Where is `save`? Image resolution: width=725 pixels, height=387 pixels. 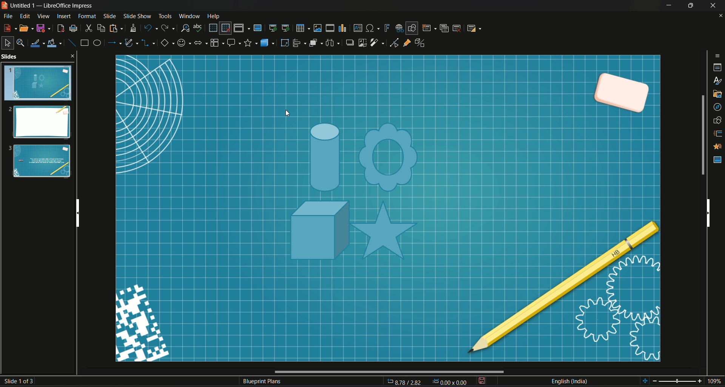
save is located at coordinates (481, 381).